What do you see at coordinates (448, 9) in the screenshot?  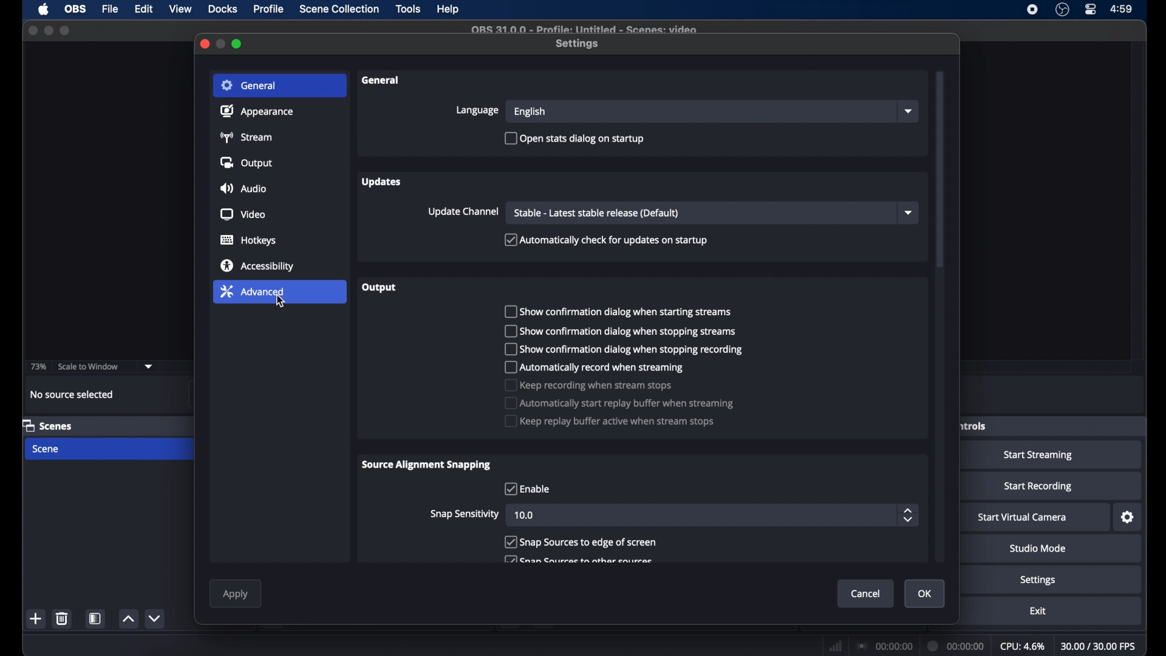 I see `help` at bounding box center [448, 9].